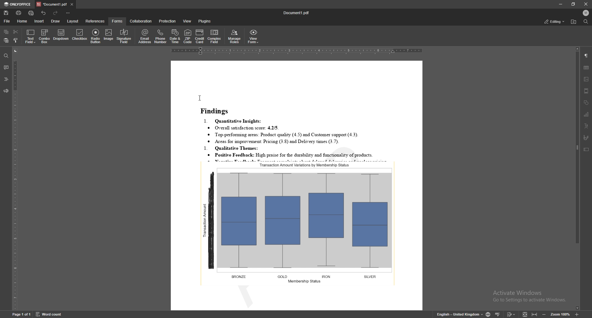  I want to click on onlyoffice, so click(18, 5).